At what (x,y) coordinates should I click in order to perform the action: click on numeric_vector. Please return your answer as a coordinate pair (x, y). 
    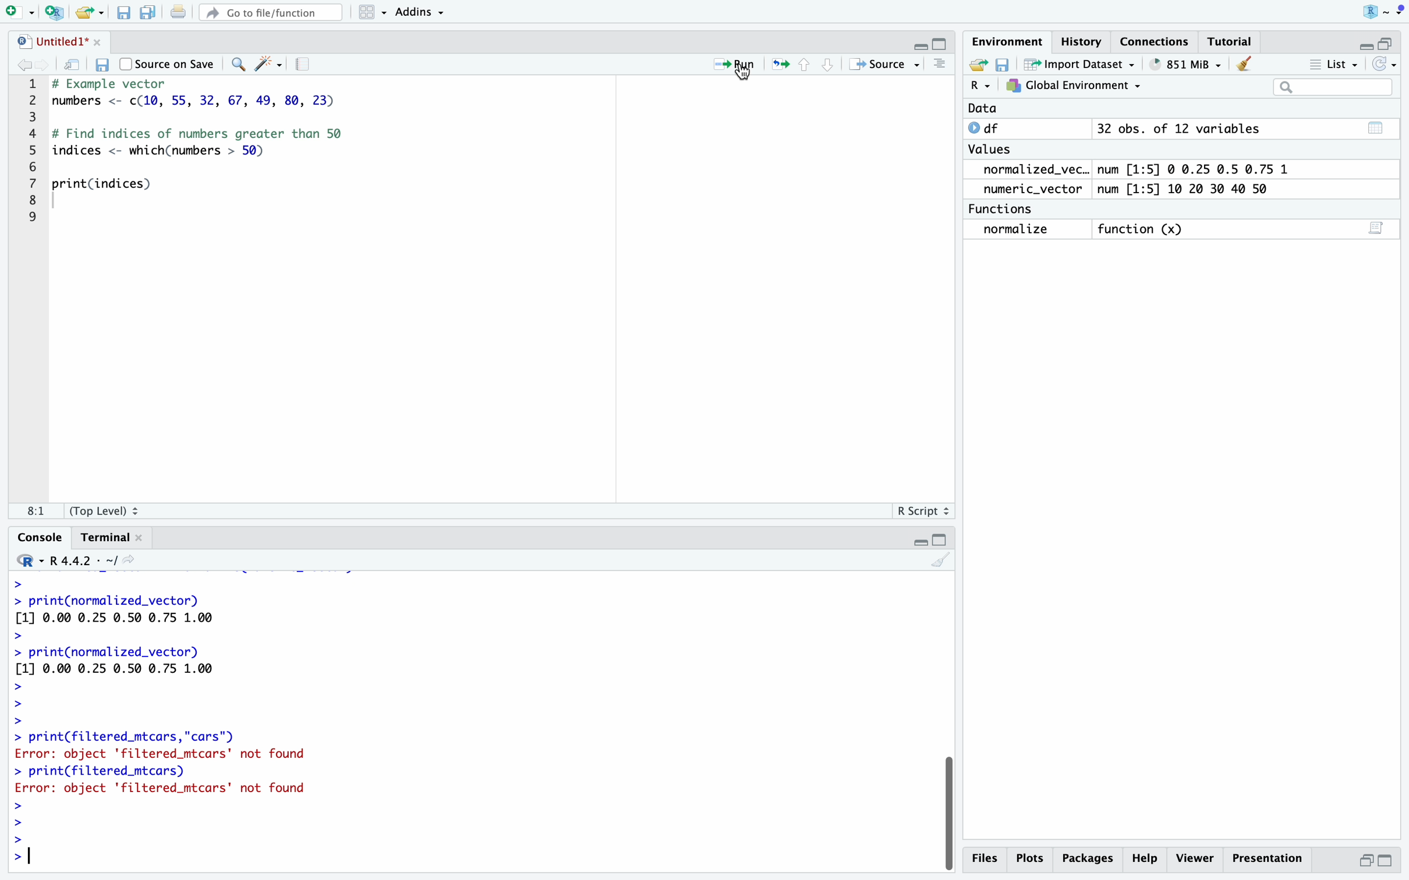
    Looking at the image, I should click on (1037, 189).